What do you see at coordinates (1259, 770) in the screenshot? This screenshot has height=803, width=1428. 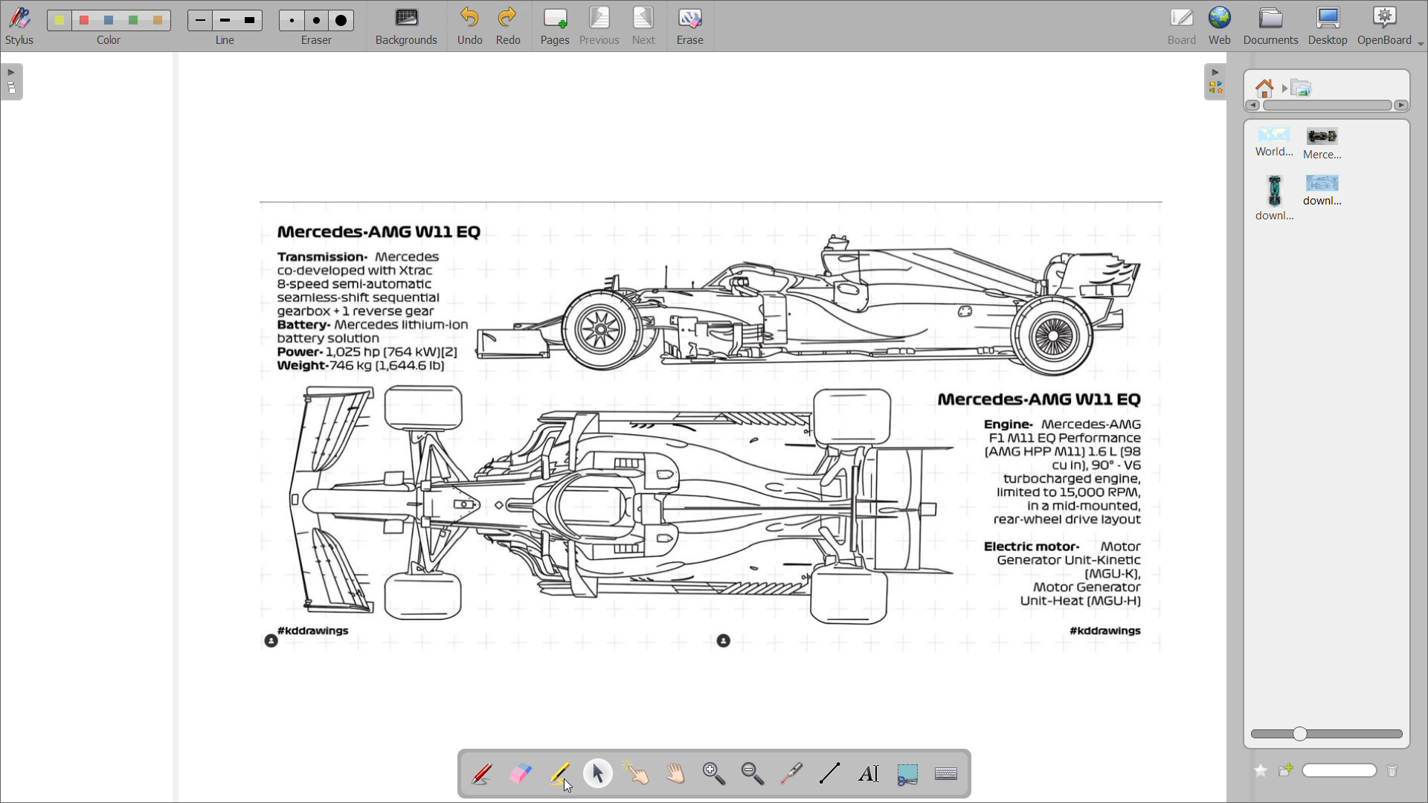 I see `add to favourites` at bounding box center [1259, 770].